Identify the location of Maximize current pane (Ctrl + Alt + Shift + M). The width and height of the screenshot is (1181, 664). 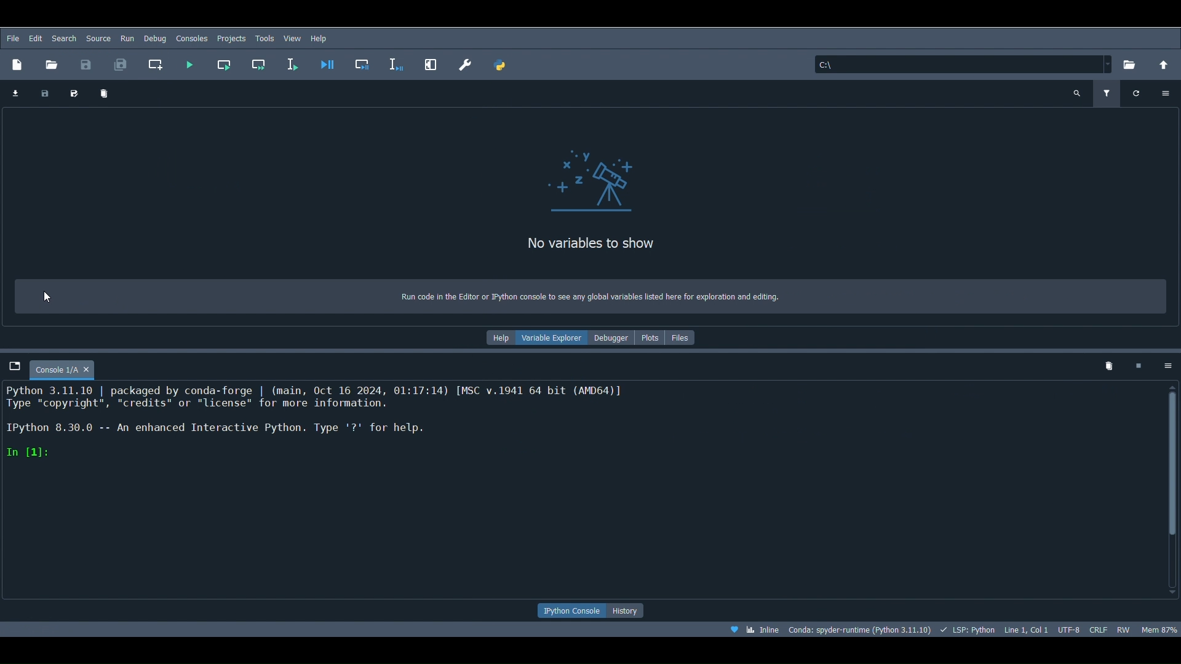
(432, 63).